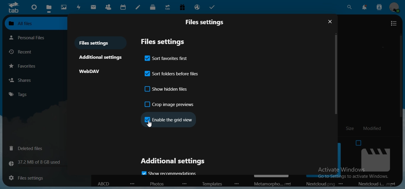  What do you see at coordinates (133, 183) in the screenshot?
I see `moreoptions` at bounding box center [133, 183].